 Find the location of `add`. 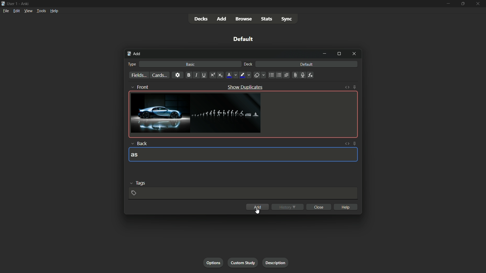

add is located at coordinates (221, 19).